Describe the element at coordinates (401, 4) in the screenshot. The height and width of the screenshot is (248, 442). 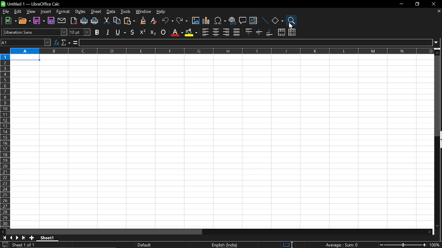
I see `minimize` at that location.